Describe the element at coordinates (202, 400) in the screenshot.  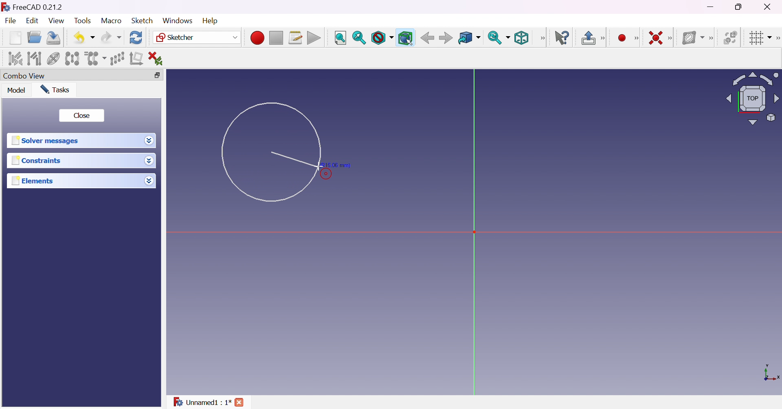
I see `Unnamed : 1*` at that location.